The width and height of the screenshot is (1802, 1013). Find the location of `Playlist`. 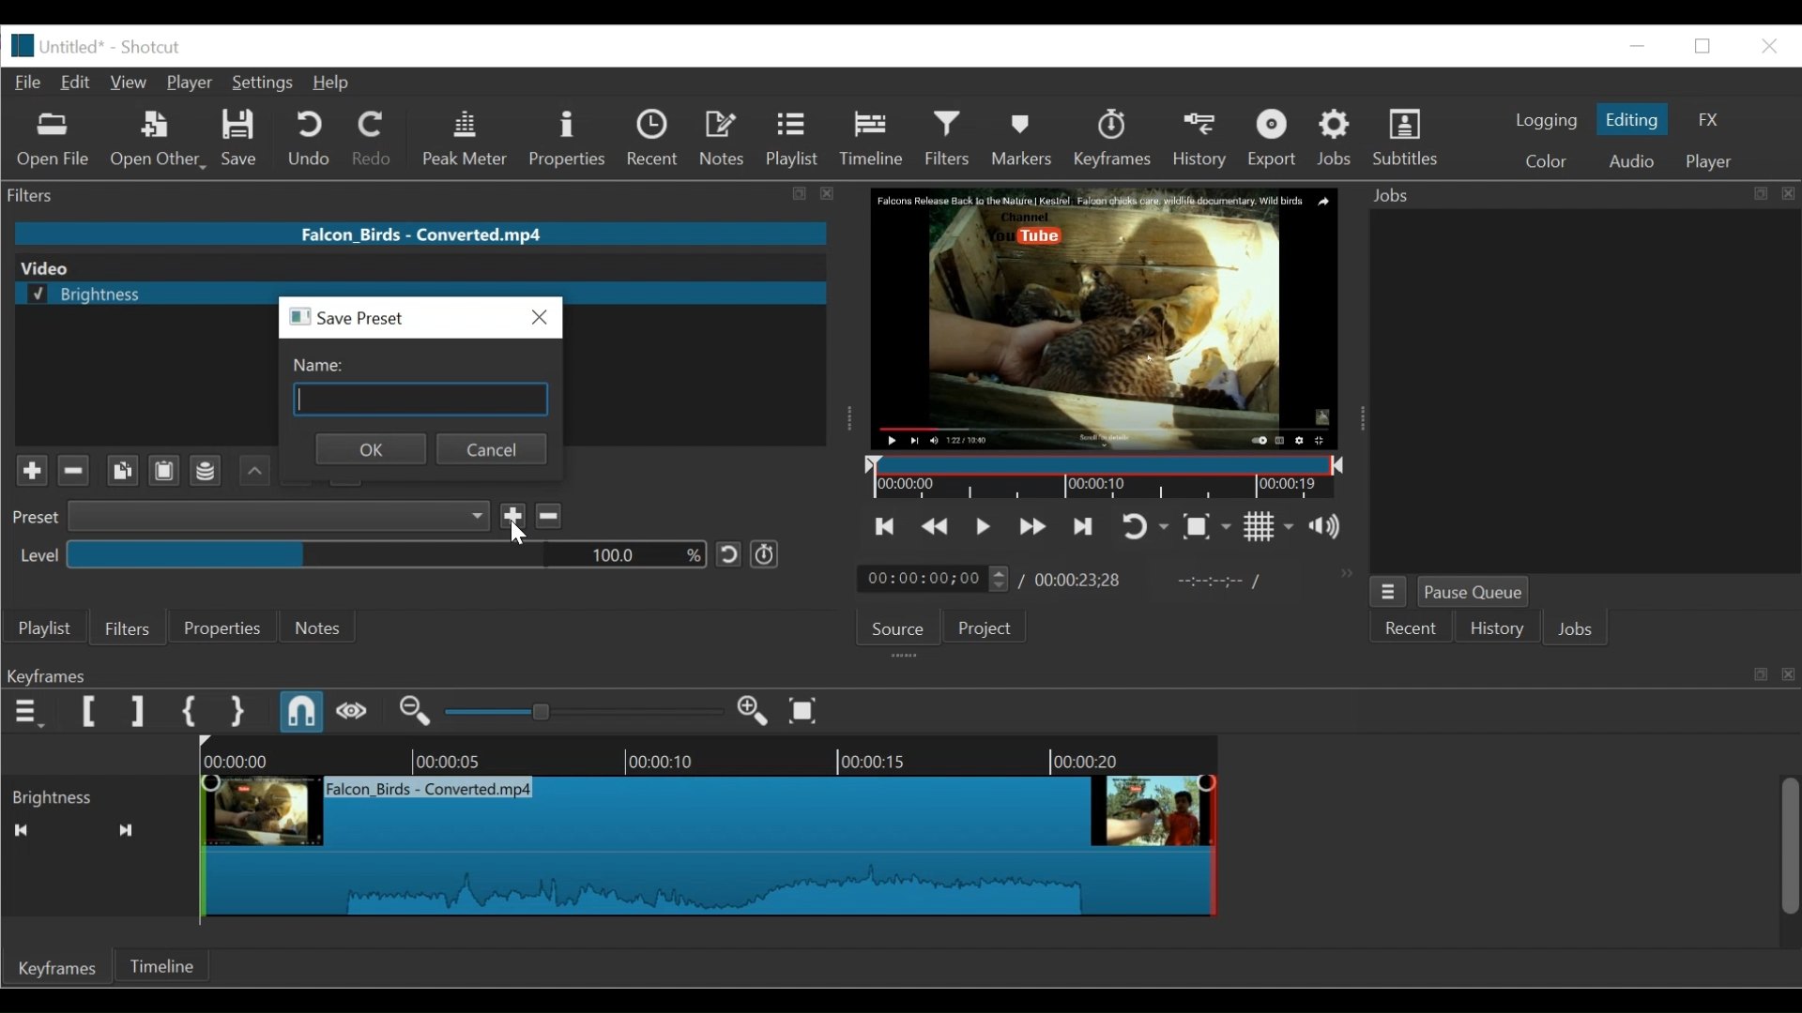

Playlist is located at coordinates (792, 141).